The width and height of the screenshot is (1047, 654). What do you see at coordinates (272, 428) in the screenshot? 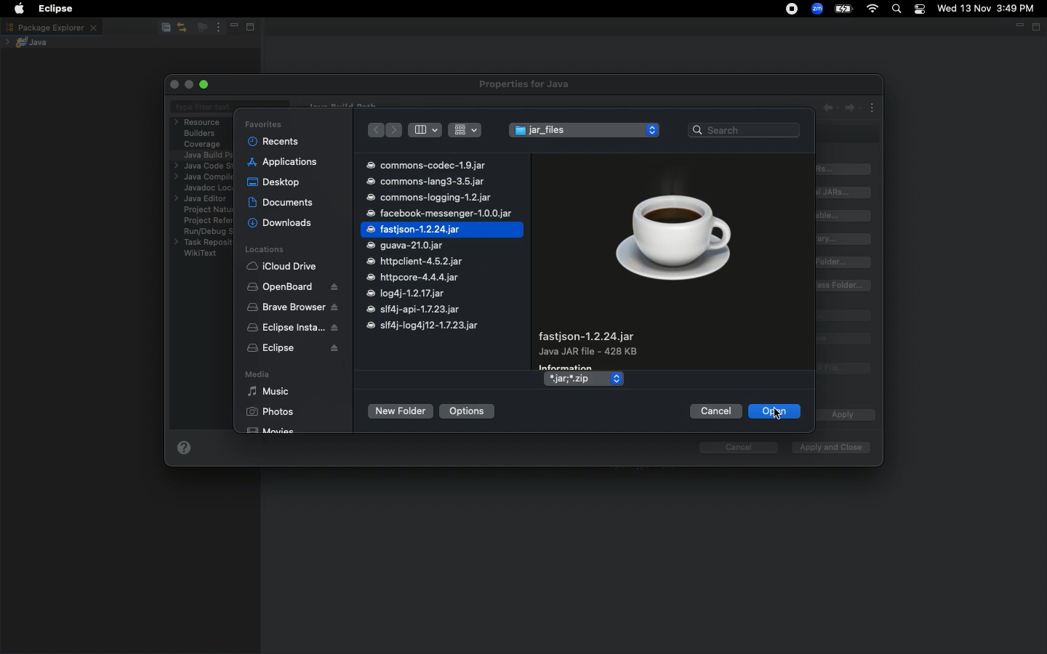
I see `Movies` at bounding box center [272, 428].